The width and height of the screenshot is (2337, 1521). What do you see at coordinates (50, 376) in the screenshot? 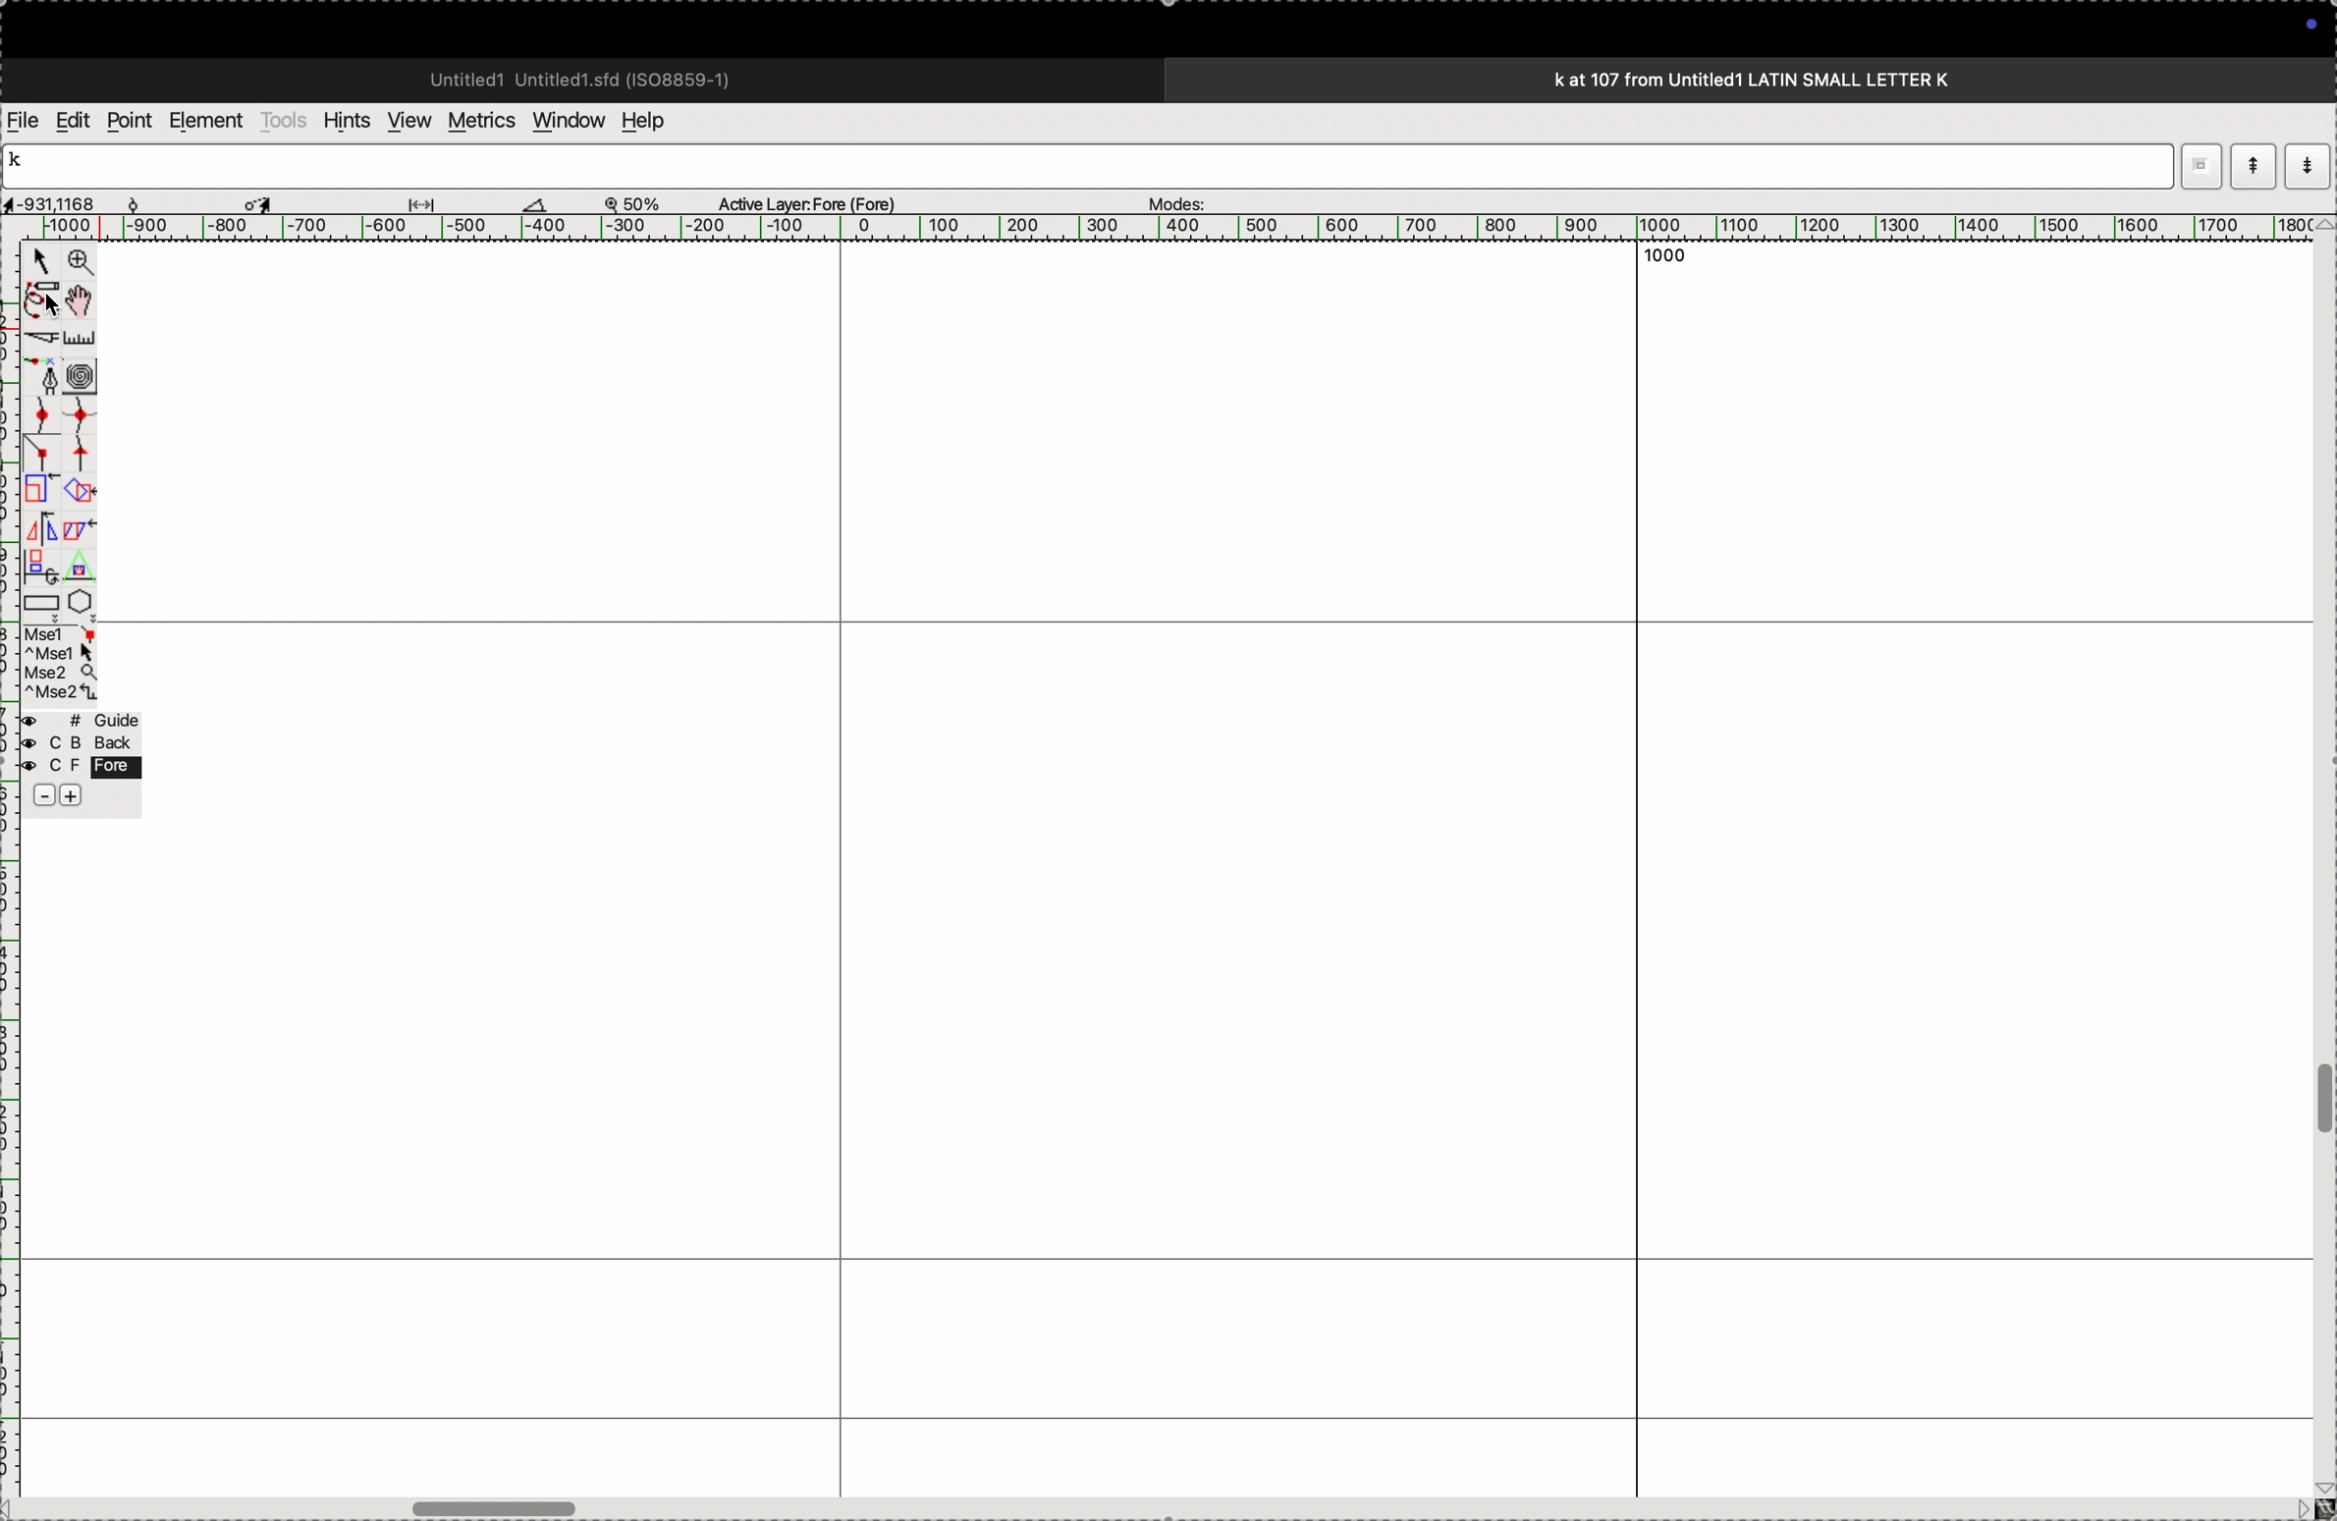
I see `fountain pen` at bounding box center [50, 376].